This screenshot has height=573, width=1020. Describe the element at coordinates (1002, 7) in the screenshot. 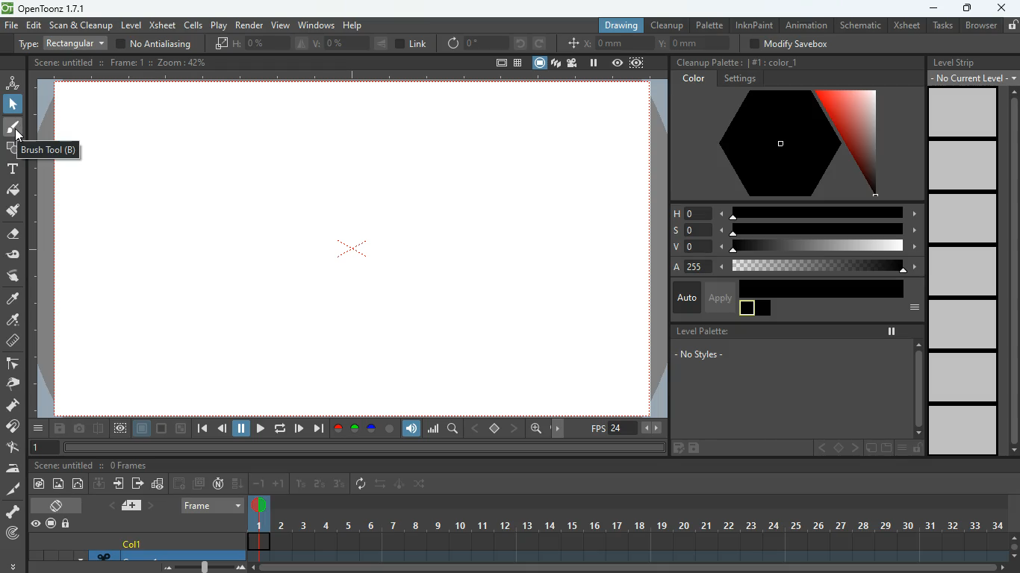

I see `close` at that location.